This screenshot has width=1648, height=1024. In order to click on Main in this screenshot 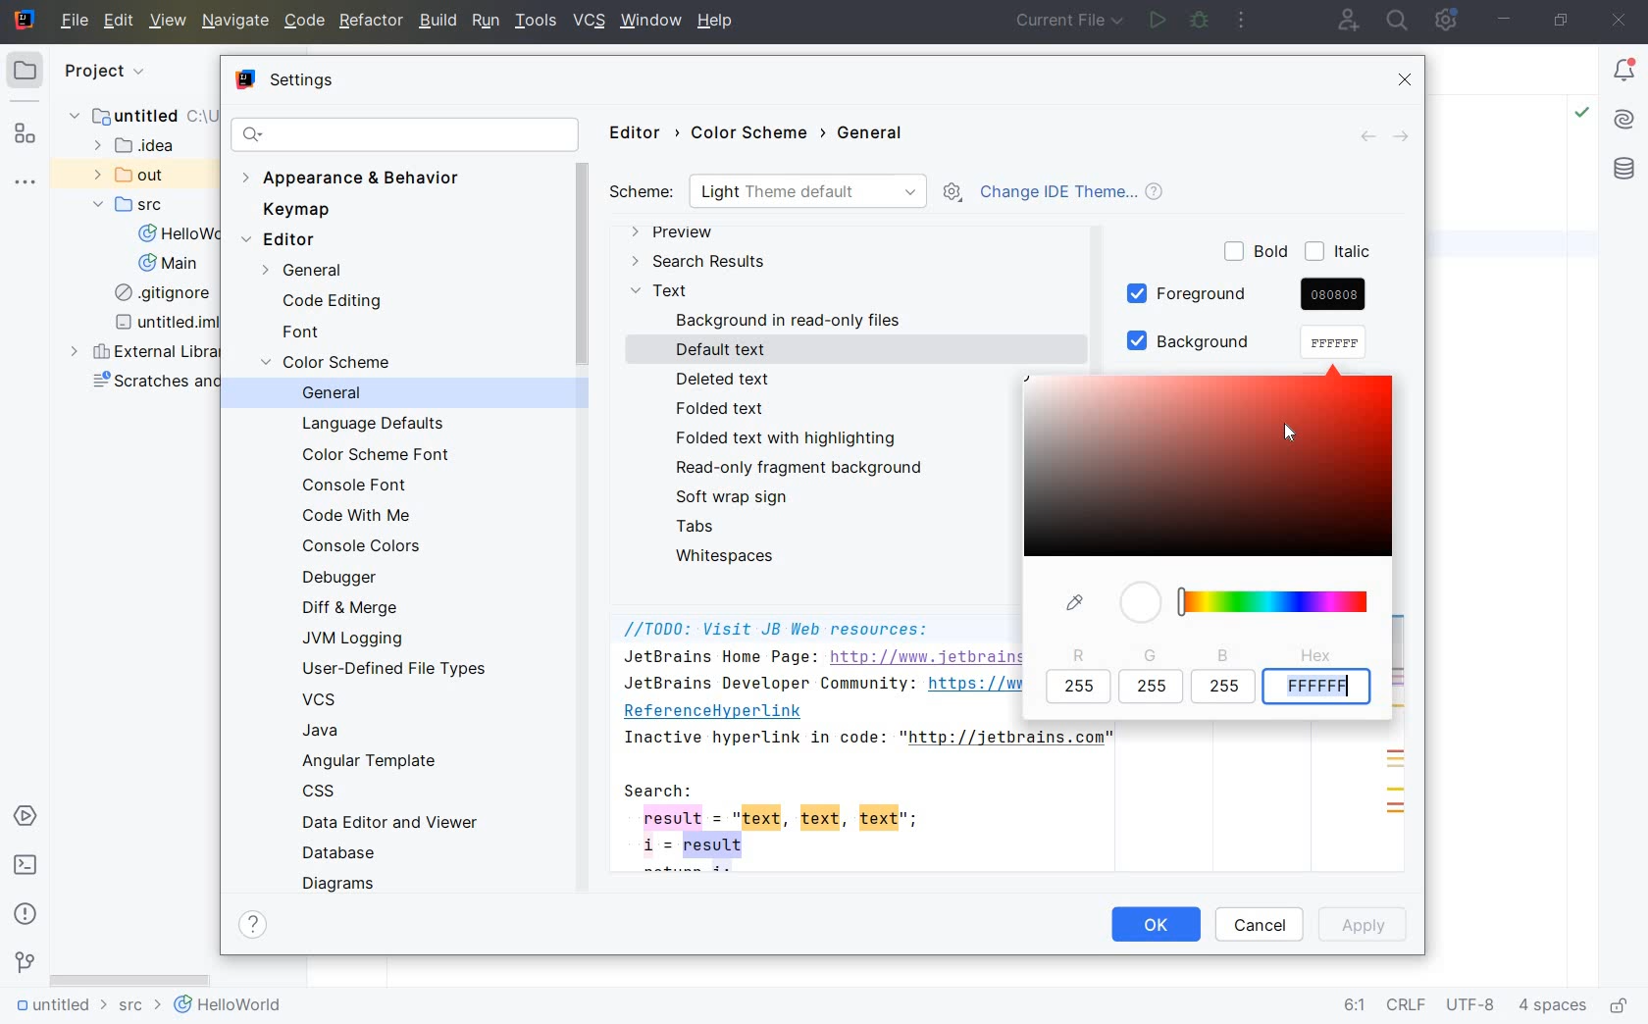, I will do `click(169, 266)`.